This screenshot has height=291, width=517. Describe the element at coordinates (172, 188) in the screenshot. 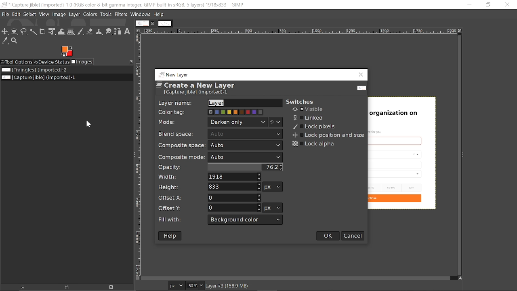

I see `Height:` at that location.